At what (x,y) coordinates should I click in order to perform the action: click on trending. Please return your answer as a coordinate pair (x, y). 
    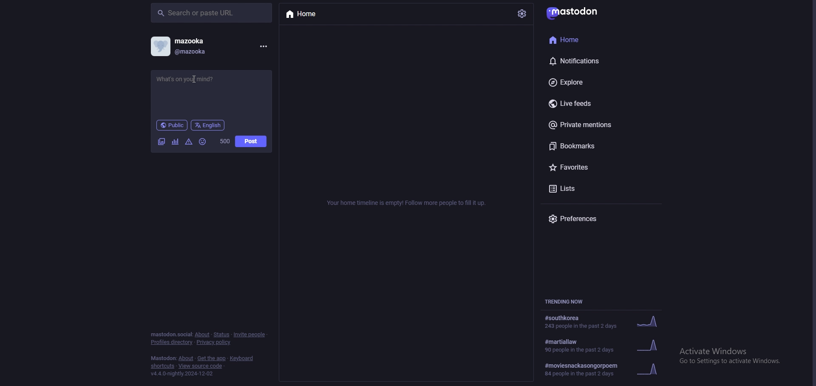
    Looking at the image, I should click on (610, 368).